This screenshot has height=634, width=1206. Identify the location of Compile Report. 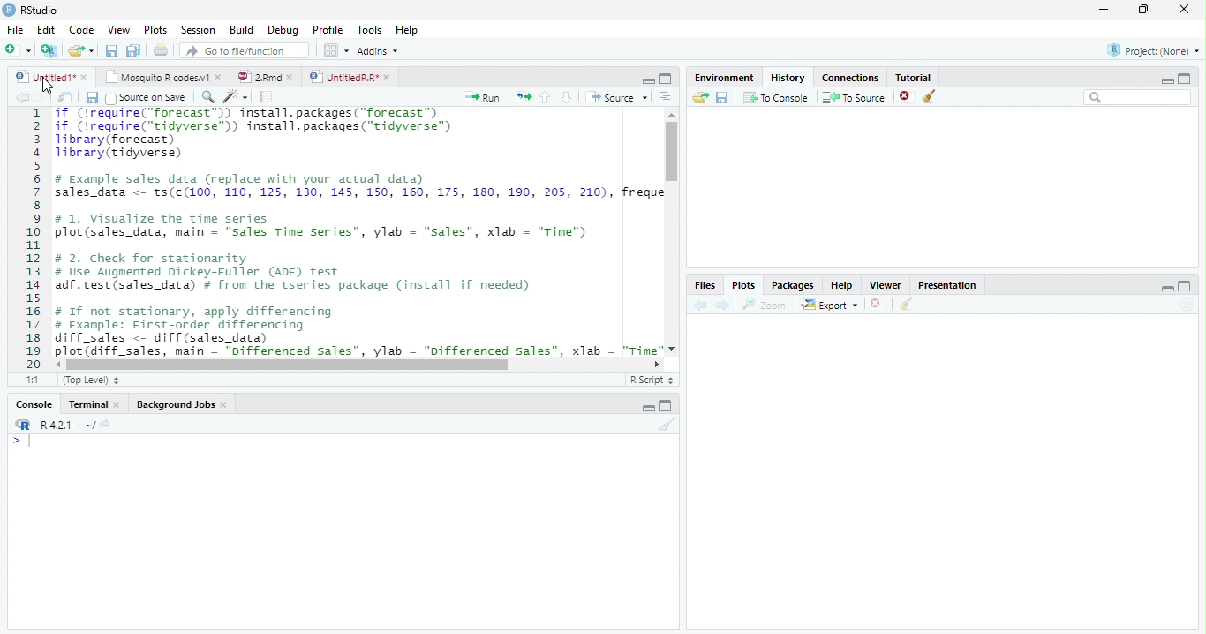
(268, 96).